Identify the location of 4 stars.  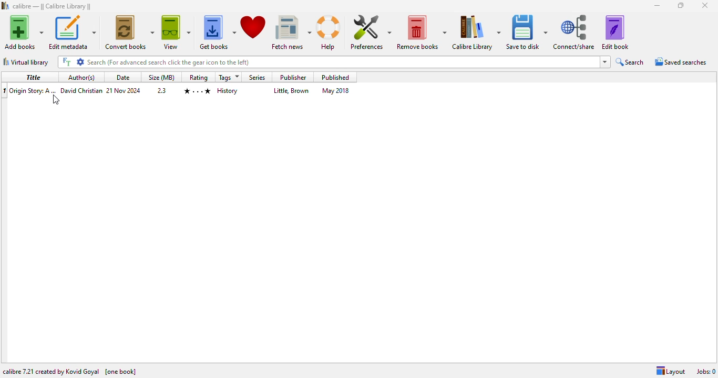
(197, 91).